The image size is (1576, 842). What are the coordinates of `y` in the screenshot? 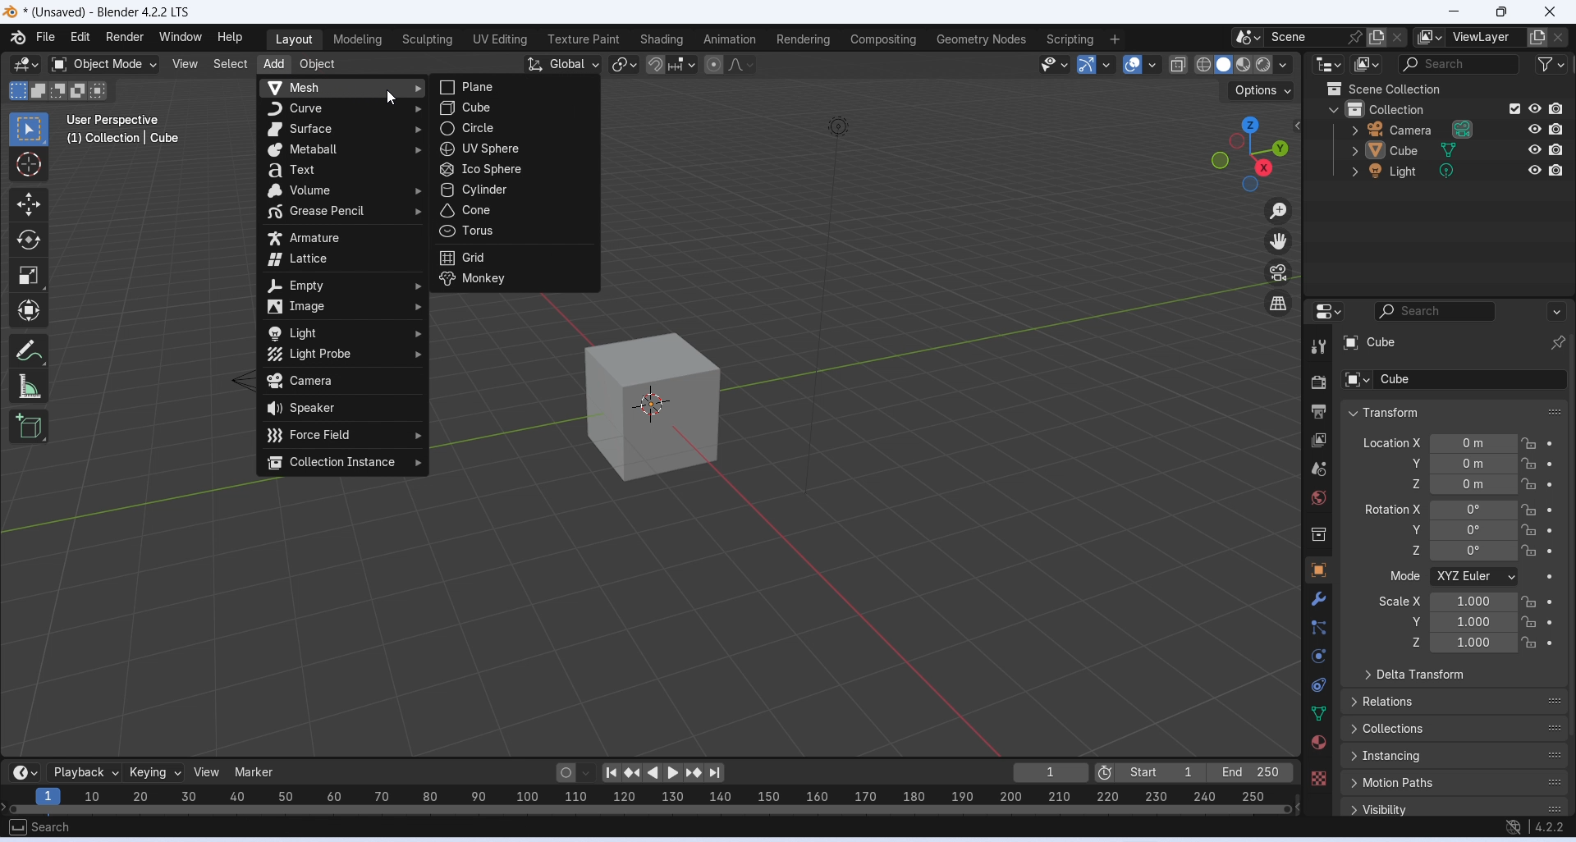 It's located at (1406, 529).